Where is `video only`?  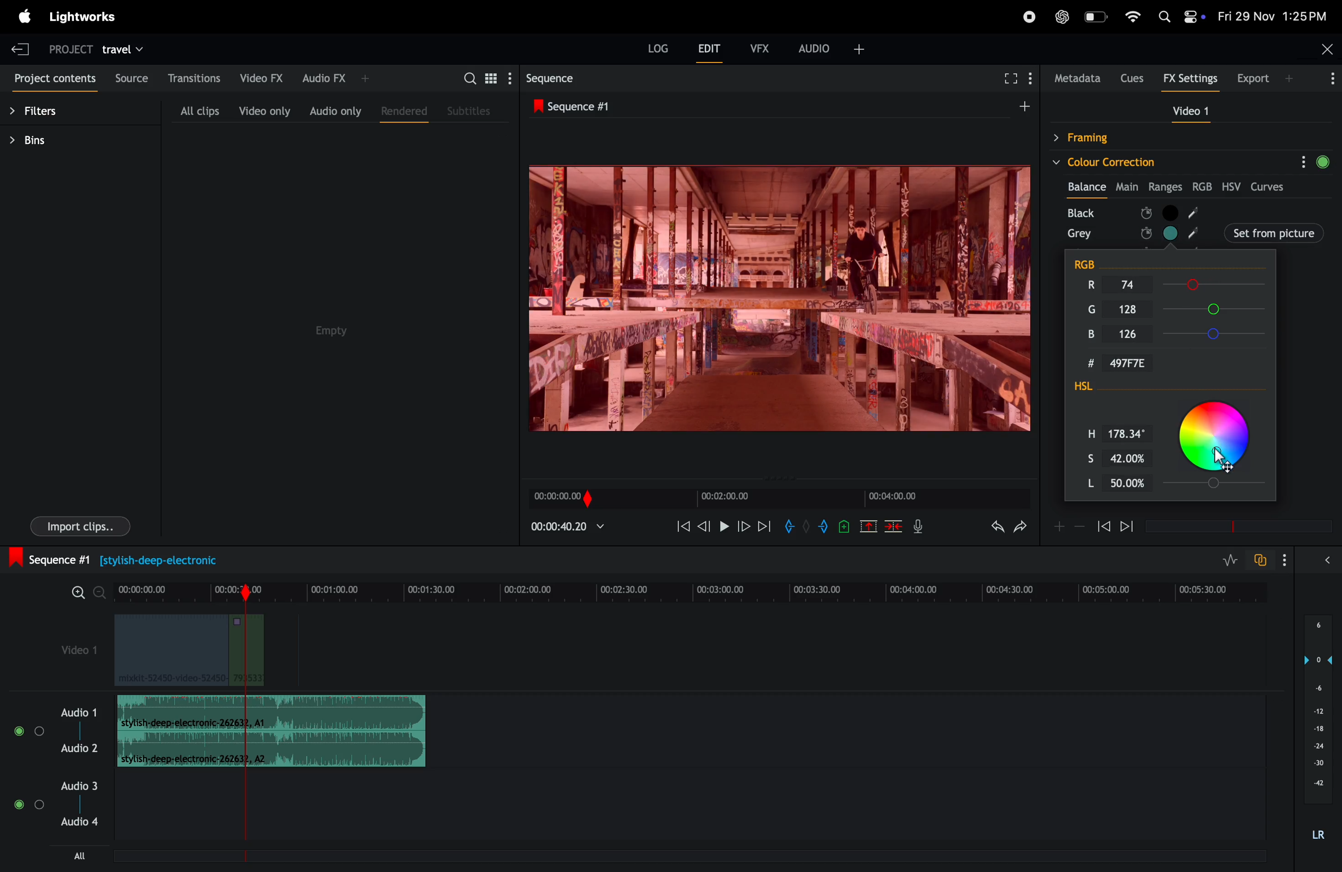 video only is located at coordinates (264, 111).